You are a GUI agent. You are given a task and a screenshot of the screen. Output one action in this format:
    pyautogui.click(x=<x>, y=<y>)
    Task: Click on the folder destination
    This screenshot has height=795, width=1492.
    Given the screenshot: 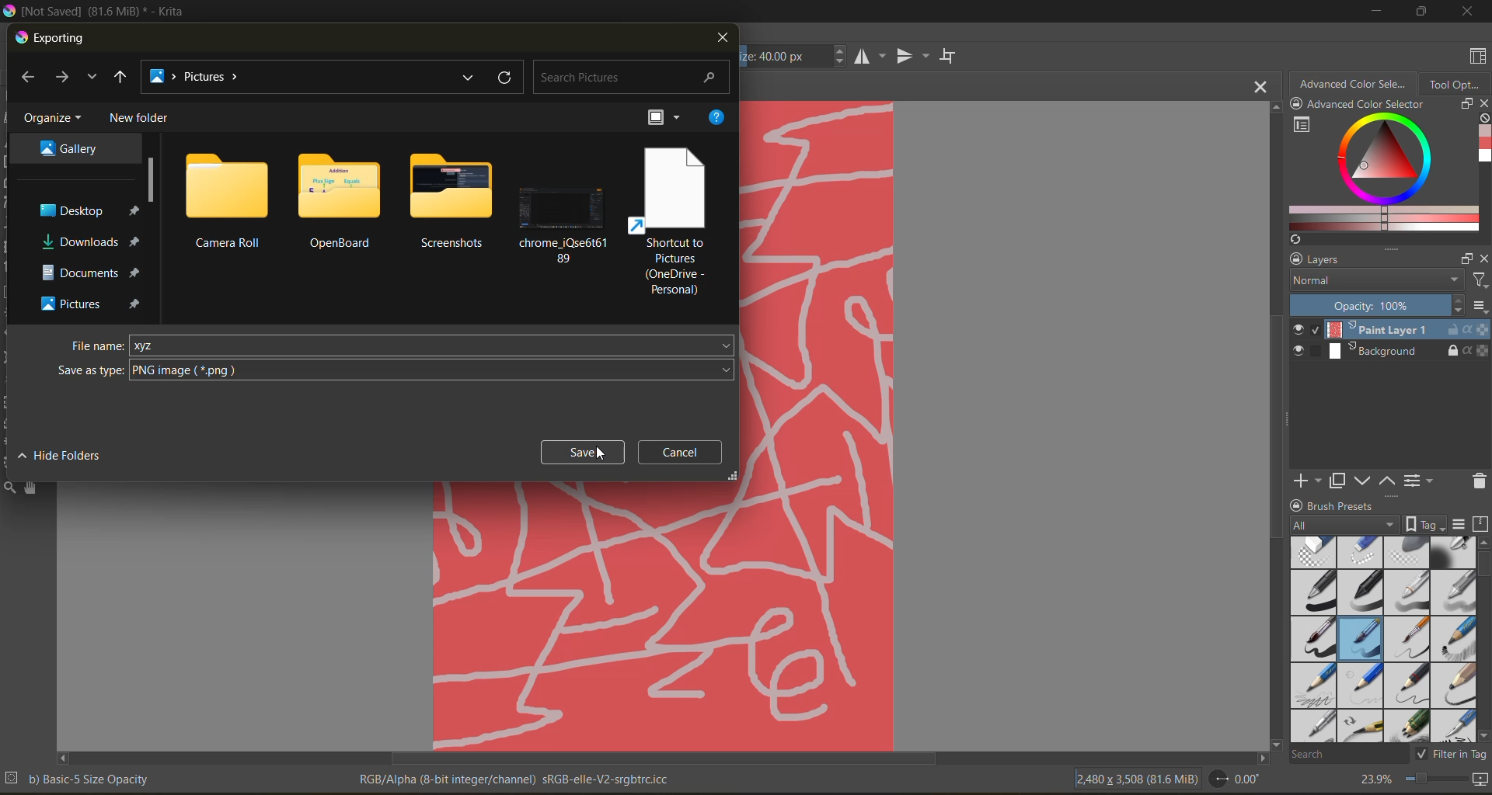 What is the action you would take?
    pyautogui.click(x=93, y=304)
    